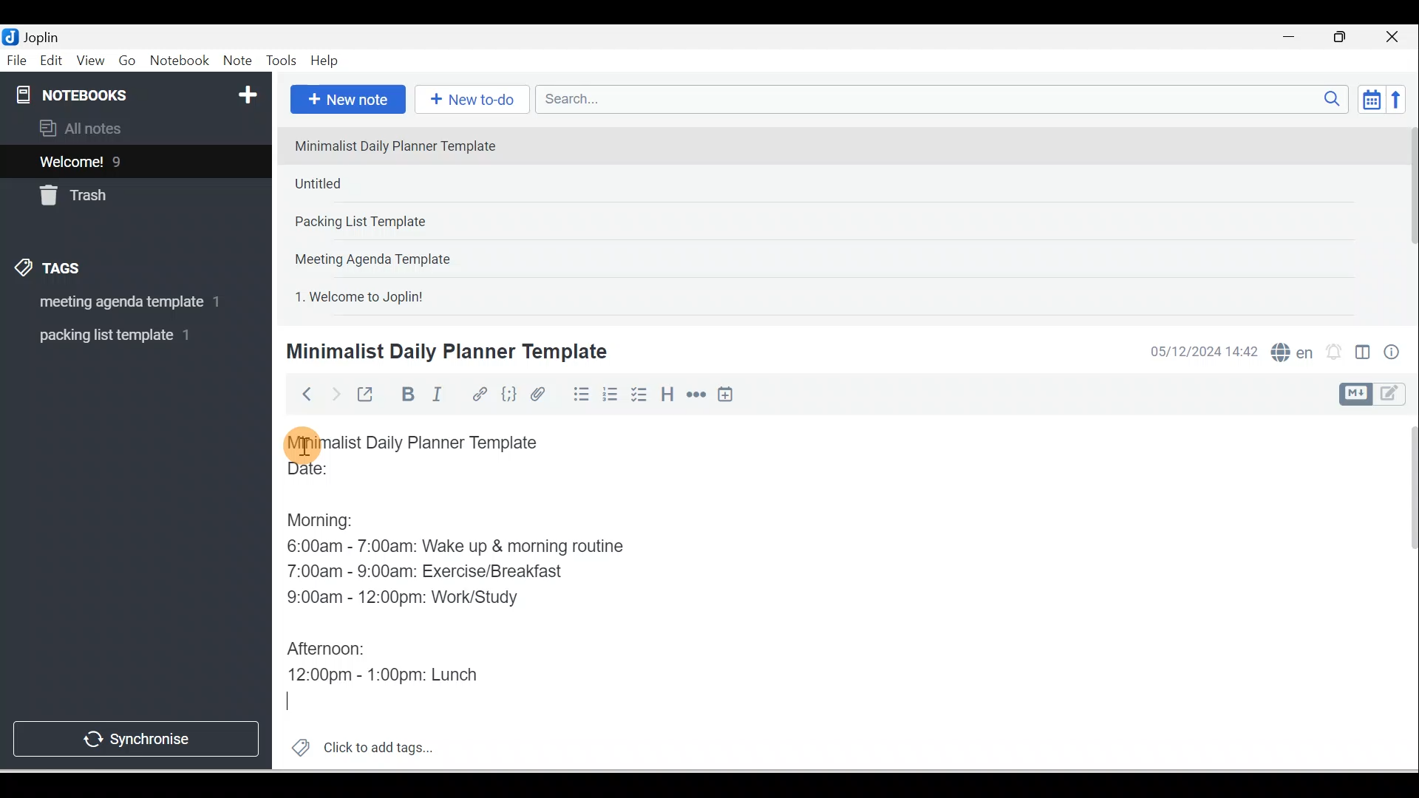 The height and width of the screenshot is (798, 1419). I want to click on Date:, so click(350, 475).